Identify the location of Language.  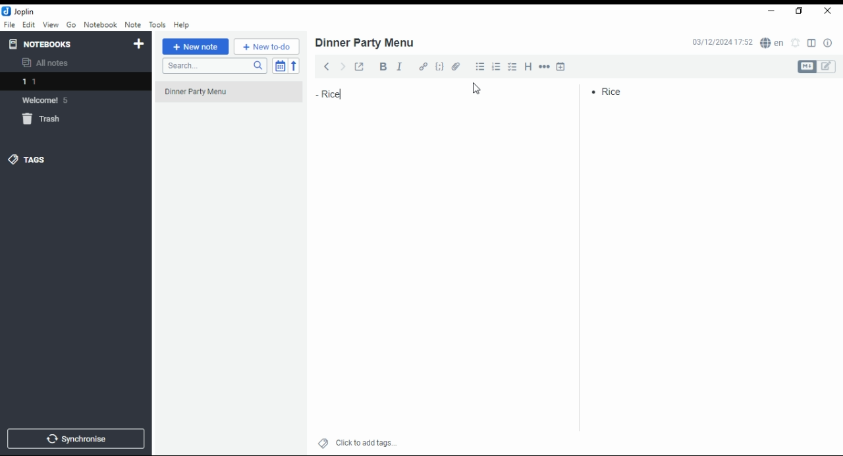
(771, 43).